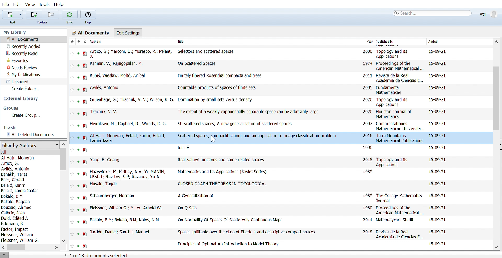 The height and width of the screenshot is (258, 502). What do you see at coordinates (86, 78) in the screenshot?
I see `PDF document` at bounding box center [86, 78].